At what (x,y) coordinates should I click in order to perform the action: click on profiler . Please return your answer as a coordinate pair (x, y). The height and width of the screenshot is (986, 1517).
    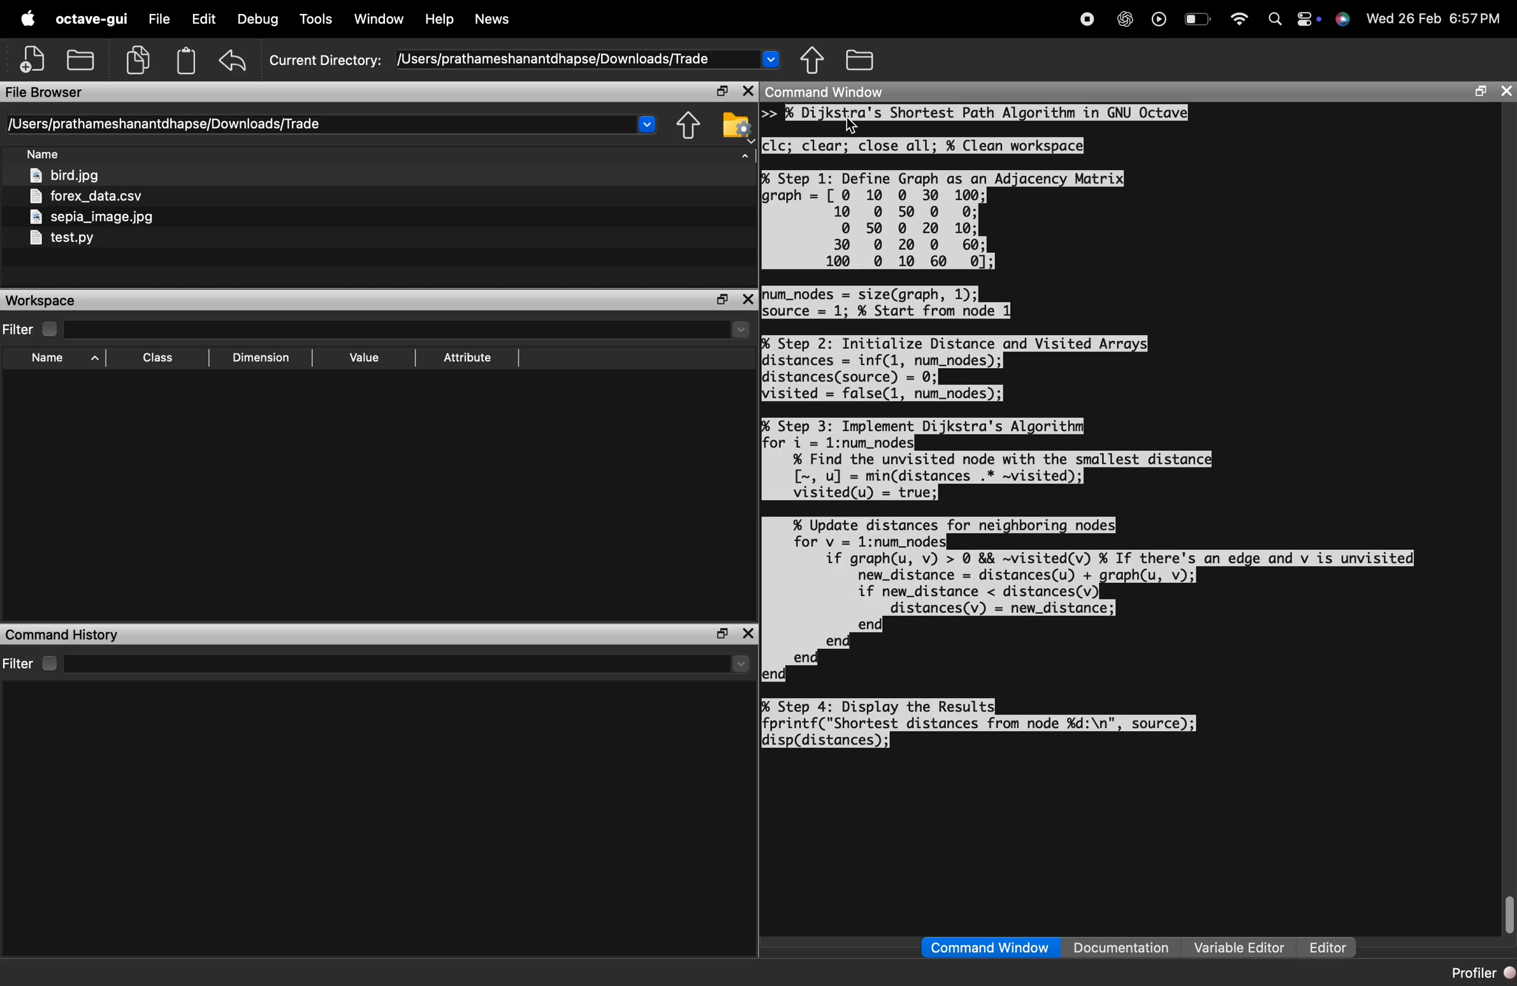
    Looking at the image, I should click on (1479, 973).